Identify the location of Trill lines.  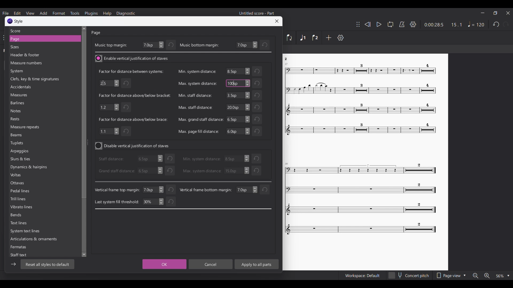
(29, 199).